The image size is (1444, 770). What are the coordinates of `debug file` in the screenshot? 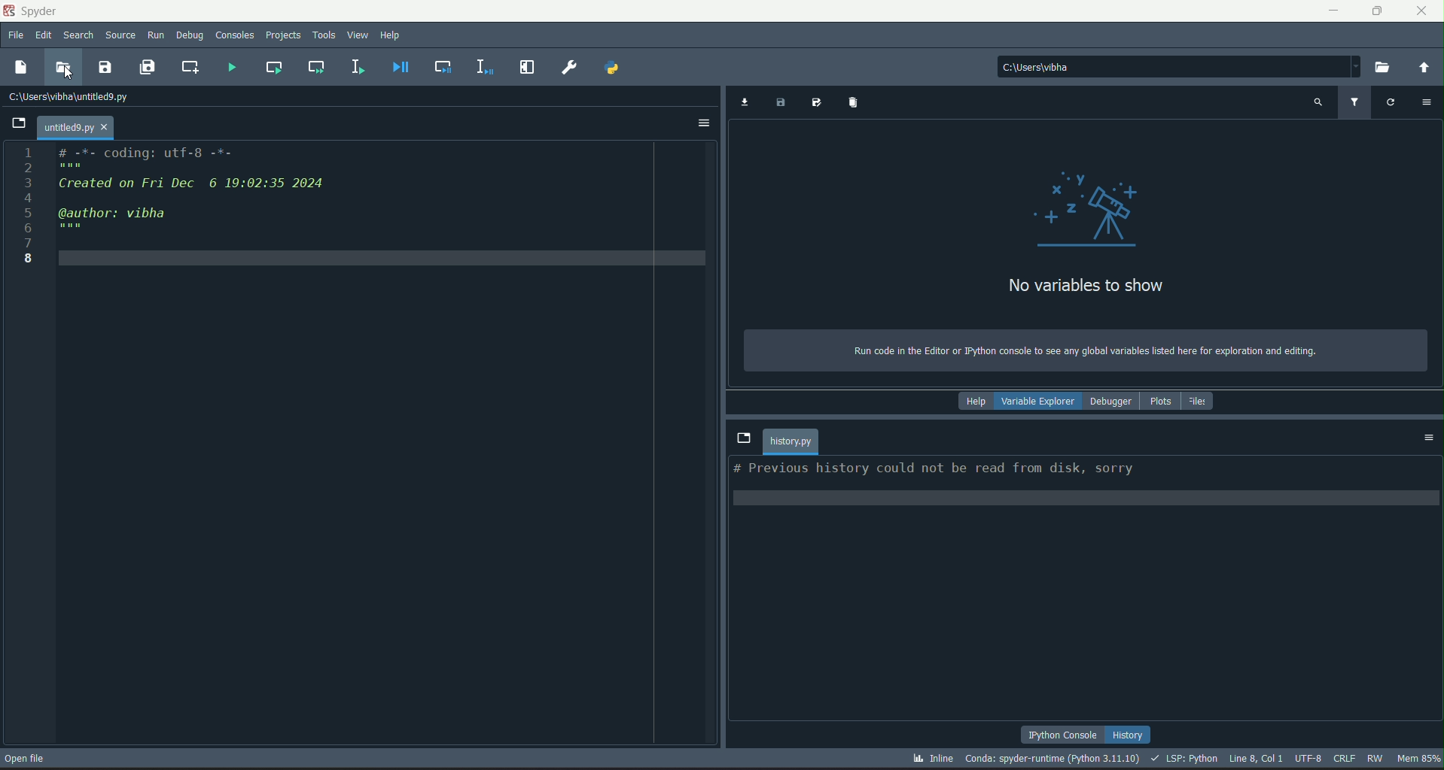 It's located at (398, 68).